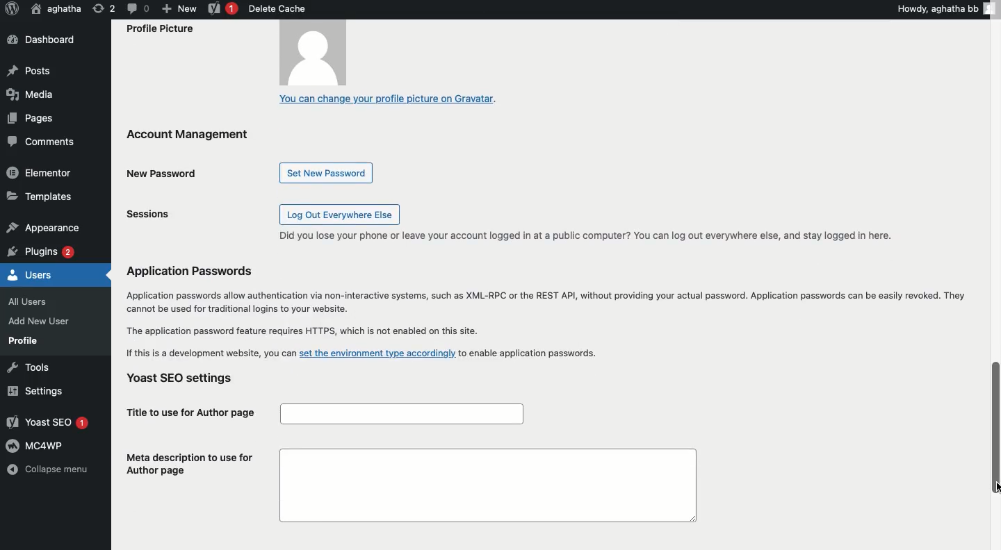  I want to click on Comments, so click(42, 142).